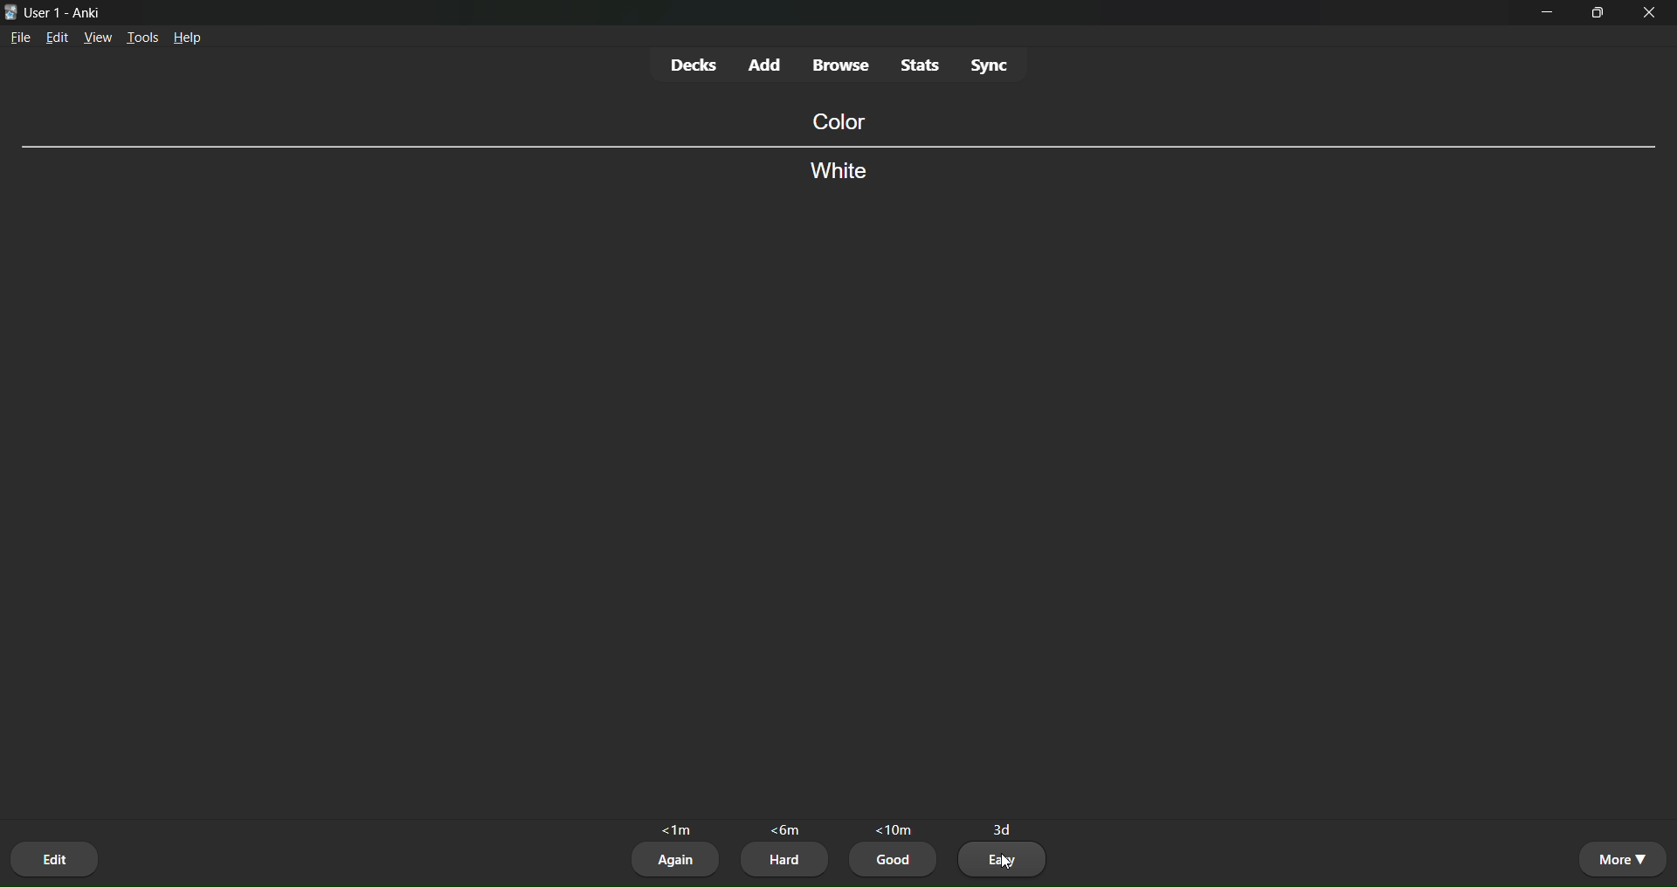  Describe the element at coordinates (842, 66) in the screenshot. I see `browse` at that location.